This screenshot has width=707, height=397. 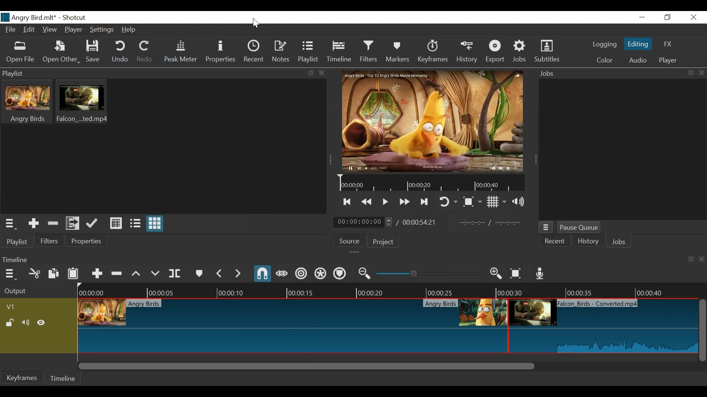 What do you see at coordinates (365, 273) in the screenshot?
I see `Zoom timeline out` at bounding box center [365, 273].